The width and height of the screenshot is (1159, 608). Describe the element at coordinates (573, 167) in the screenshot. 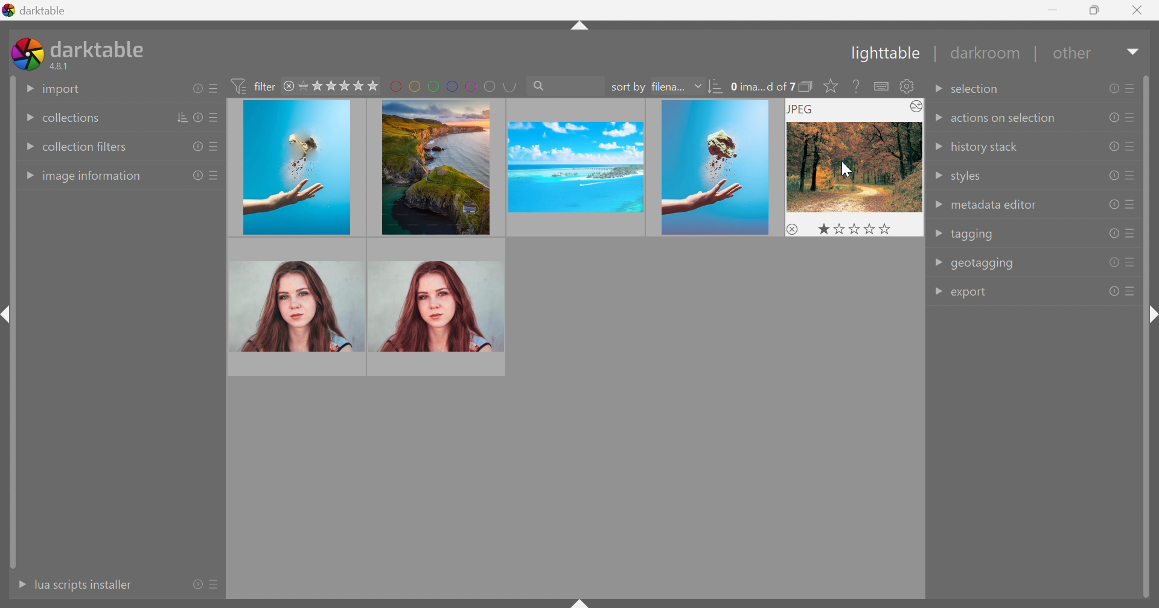

I see `image` at that location.